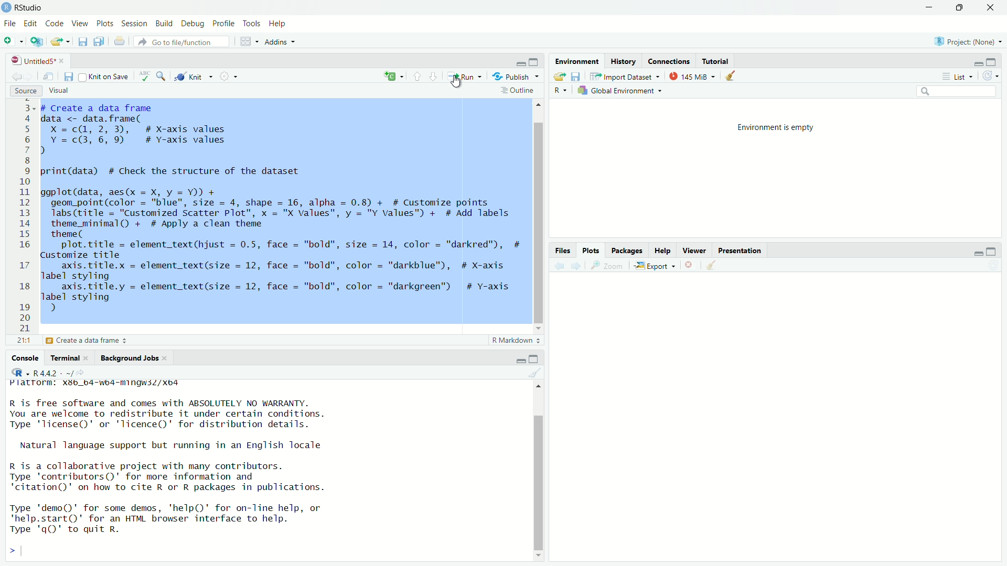  What do you see at coordinates (535, 372) in the screenshot?
I see `Clear console` at bounding box center [535, 372].